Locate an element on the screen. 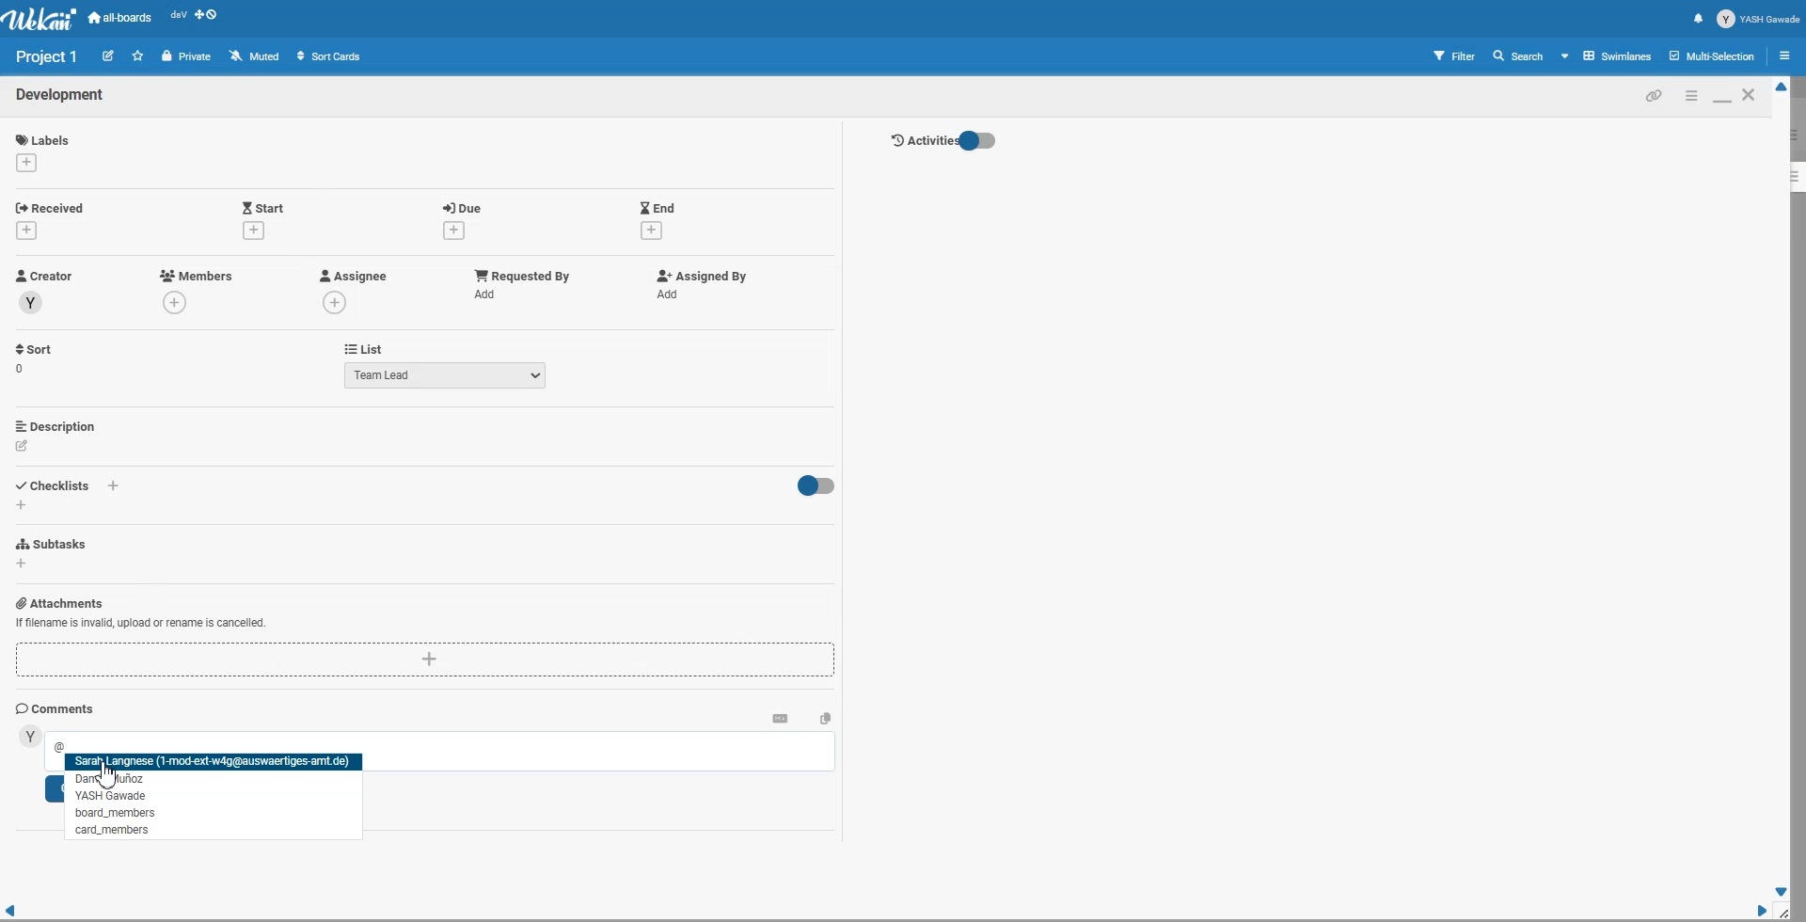 This screenshot has height=922, width=1806. Add Description is located at coordinates (57, 425).